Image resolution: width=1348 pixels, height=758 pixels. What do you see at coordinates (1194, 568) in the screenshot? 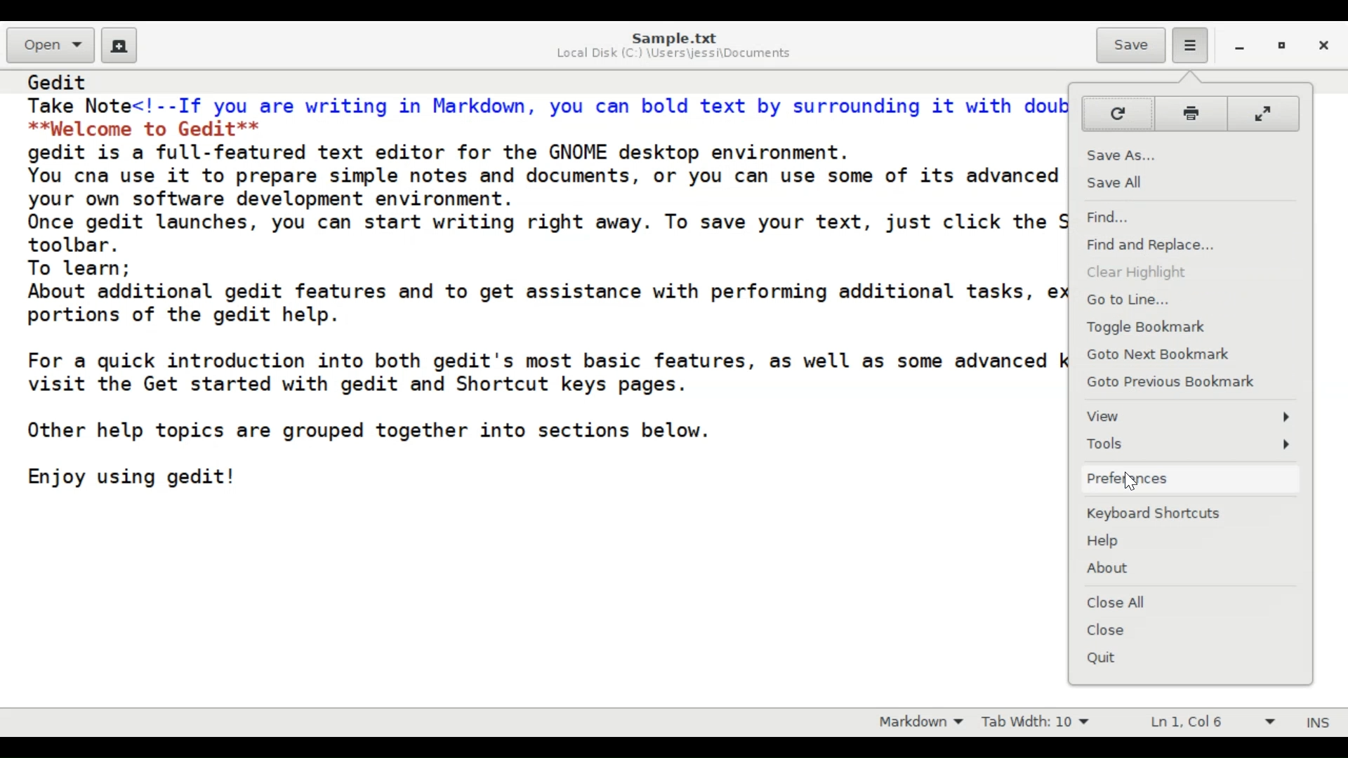
I see `About` at bounding box center [1194, 568].